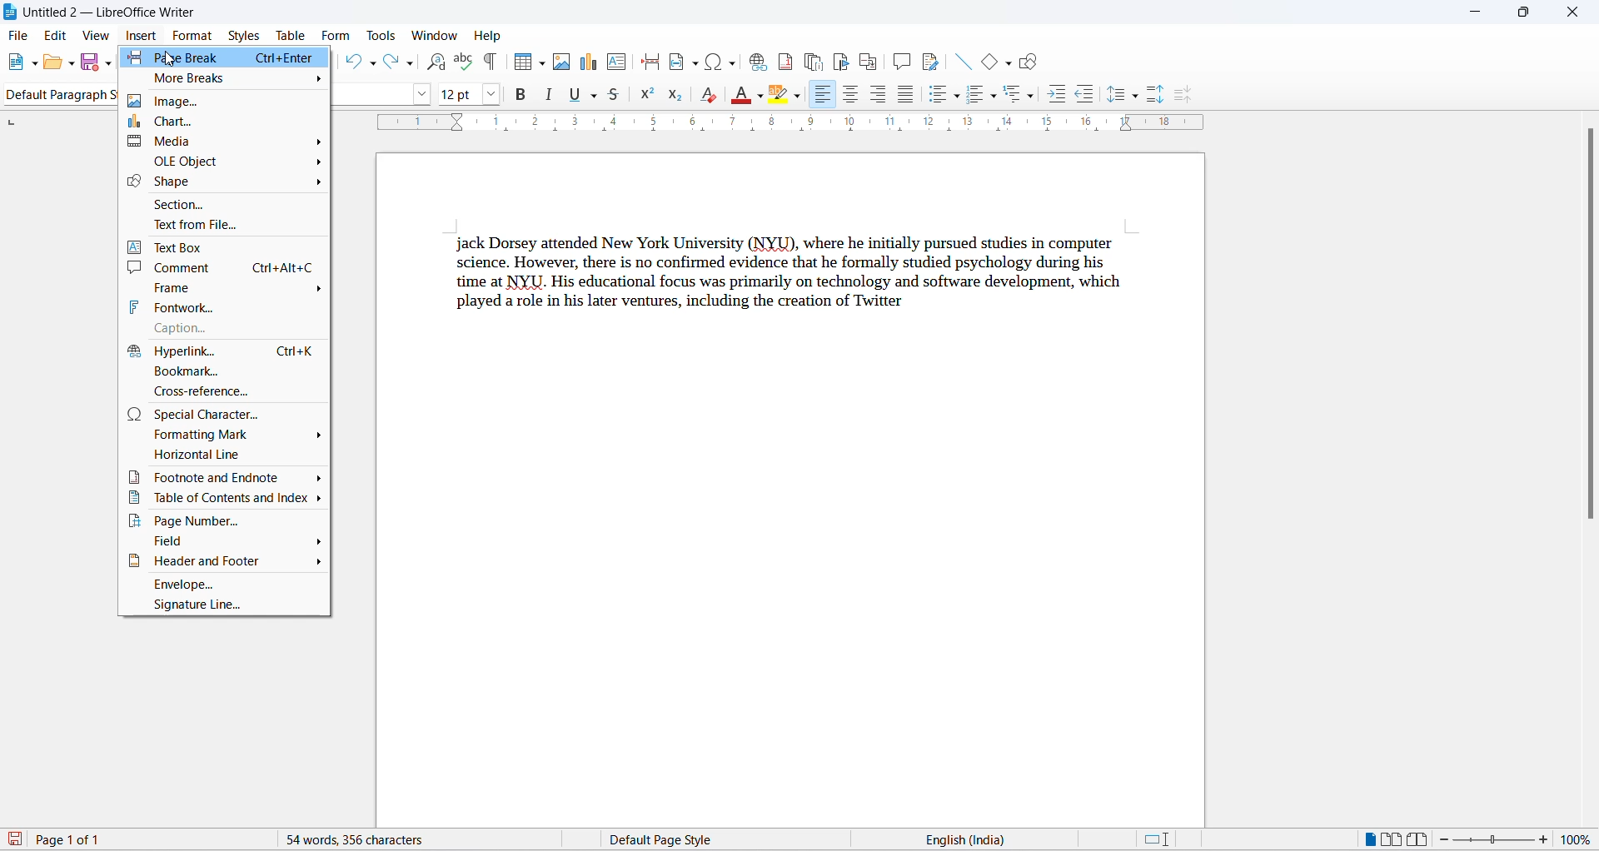 This screenshot has height=851, width=1599. What do you see at coordinates (225, 437) in the screenshot?
I see `formatting mark` at bounding box center [225, 437].